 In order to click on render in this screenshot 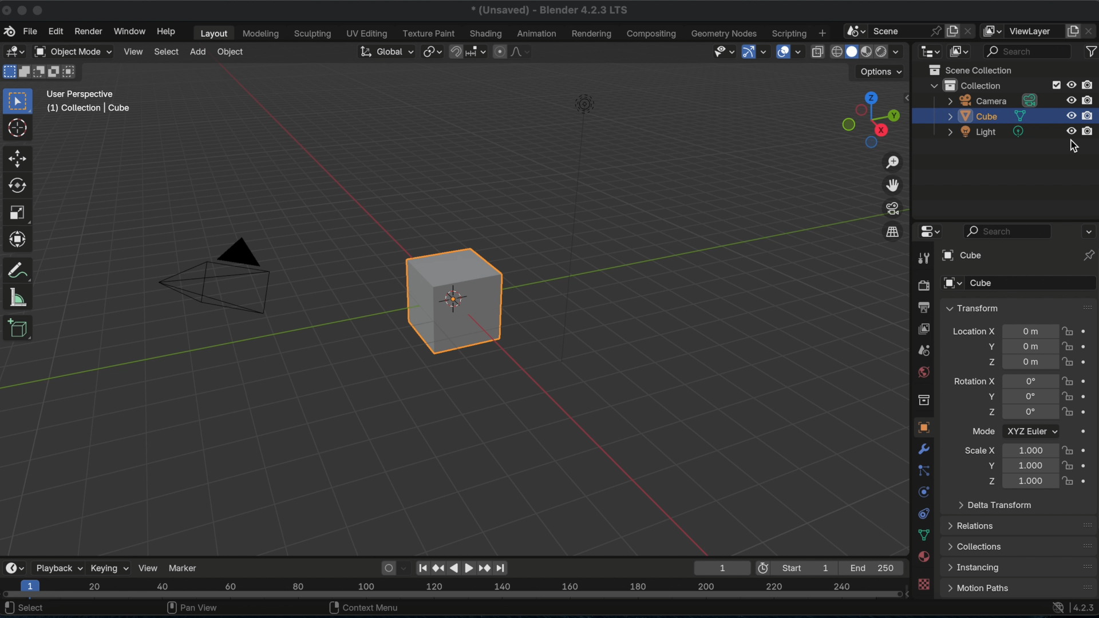, I will do `click(89, 31)`.